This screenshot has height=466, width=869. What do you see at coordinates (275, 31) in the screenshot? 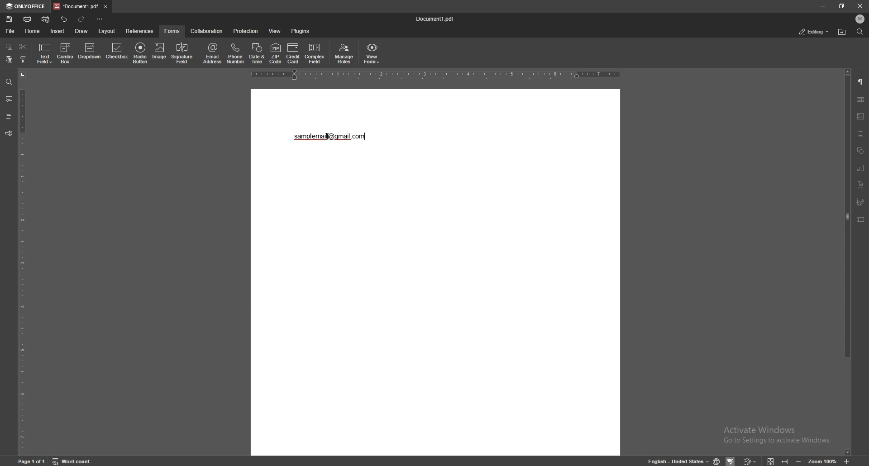
I see `view` at bounding box center [275, 31].